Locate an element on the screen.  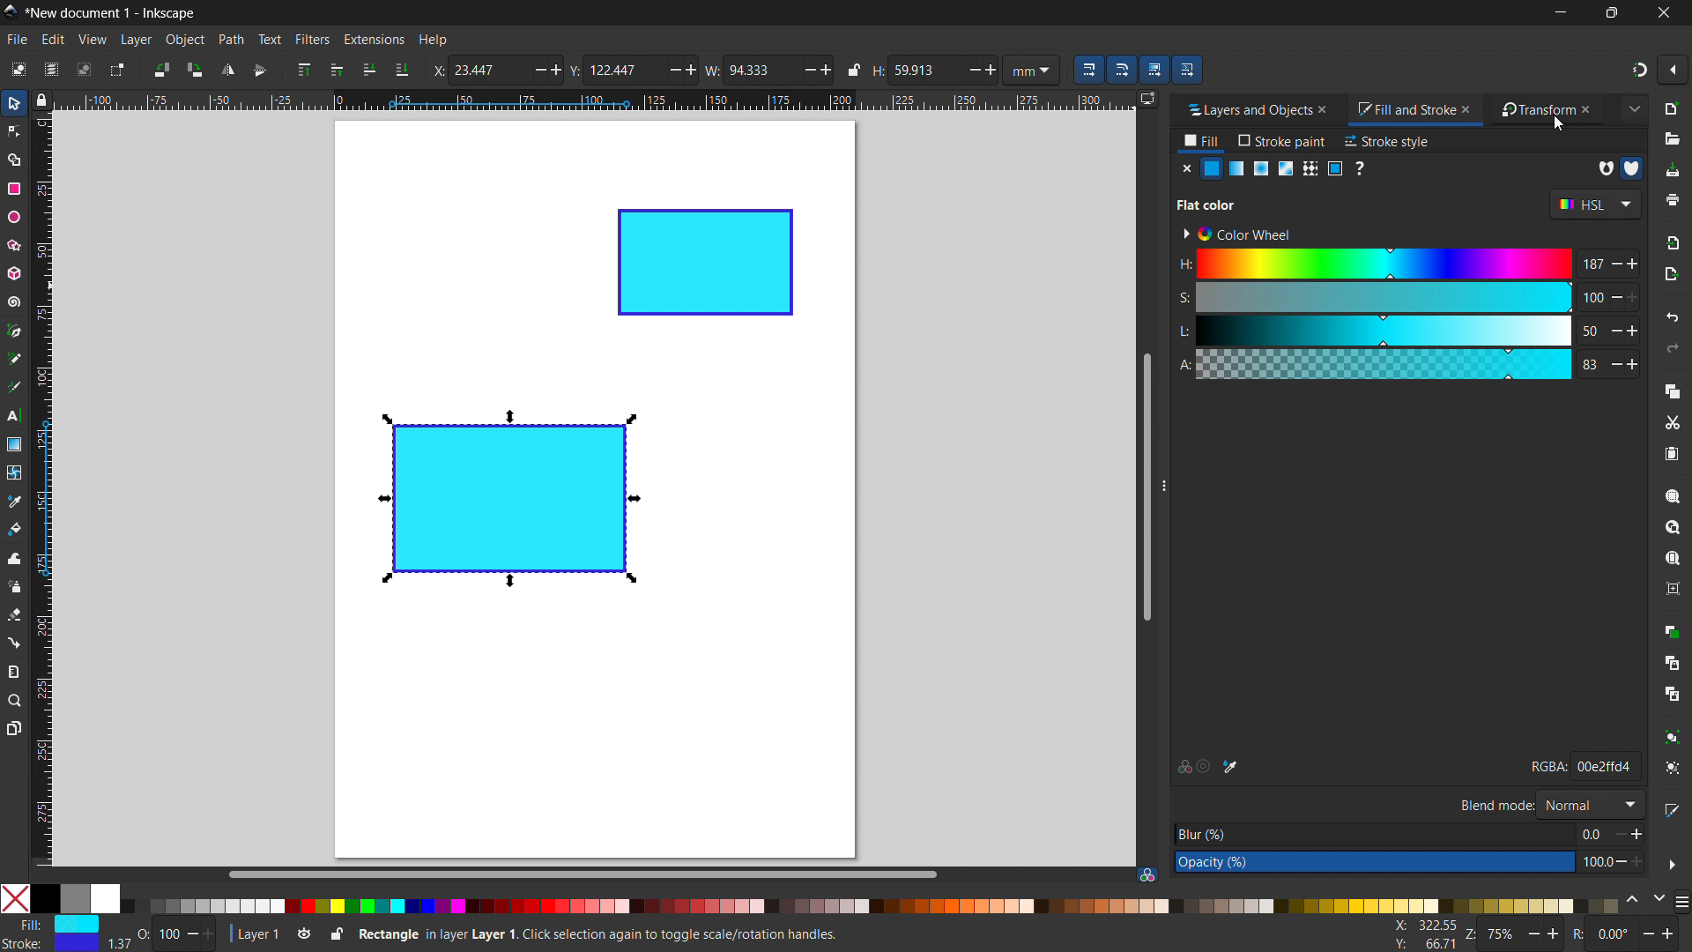
ellipse tool is located at coordinates (13, 216).